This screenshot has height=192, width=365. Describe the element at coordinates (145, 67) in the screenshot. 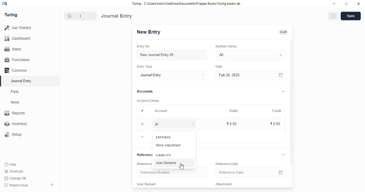

I see `entry type` at that location.